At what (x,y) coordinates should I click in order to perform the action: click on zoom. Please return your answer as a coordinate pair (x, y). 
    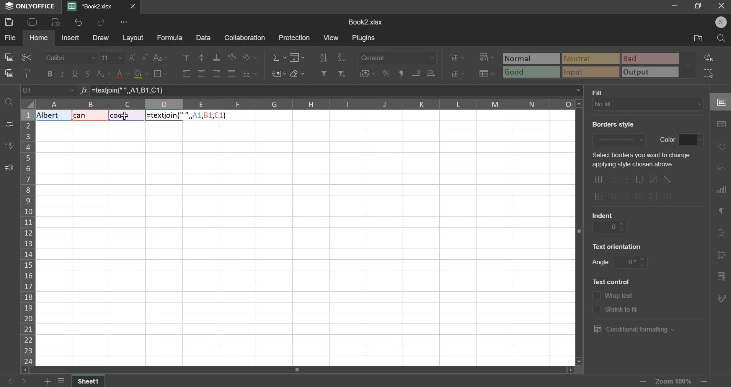
    Looking at the image, I should click on (672, 380).